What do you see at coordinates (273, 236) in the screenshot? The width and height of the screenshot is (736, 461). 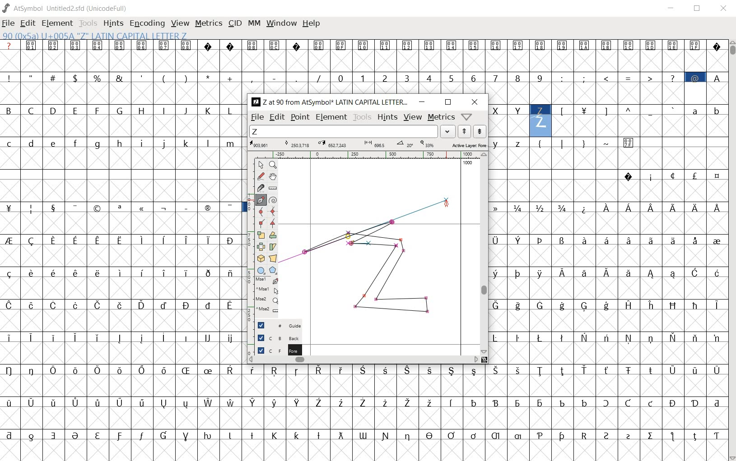 I see `Rotate the selection` at bounding box center [273, 236].